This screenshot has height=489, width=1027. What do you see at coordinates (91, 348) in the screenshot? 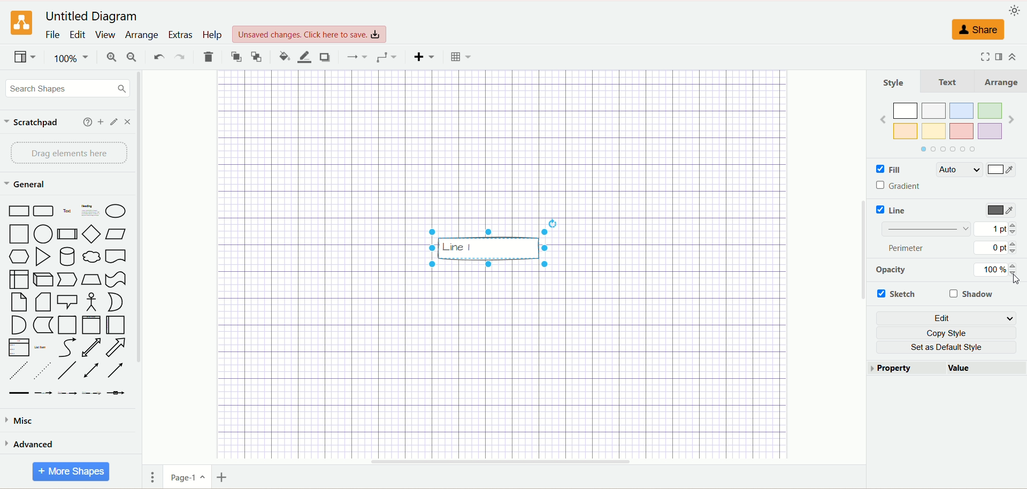
I see `Bidirectional Arrow` at bounding box center [91, 348].